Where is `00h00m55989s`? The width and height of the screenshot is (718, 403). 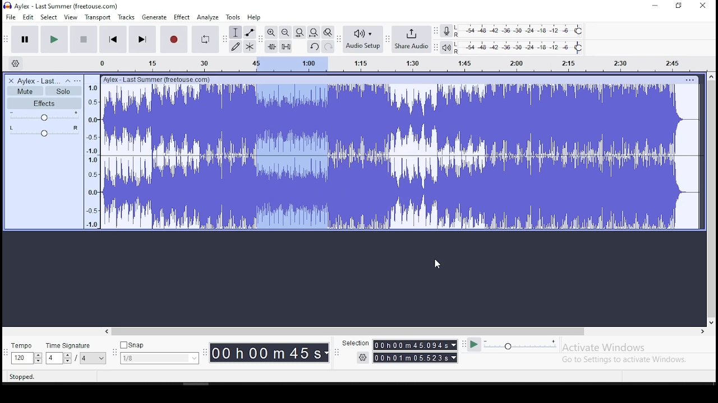 00h00m55989s is located at coordinates (416, 358).